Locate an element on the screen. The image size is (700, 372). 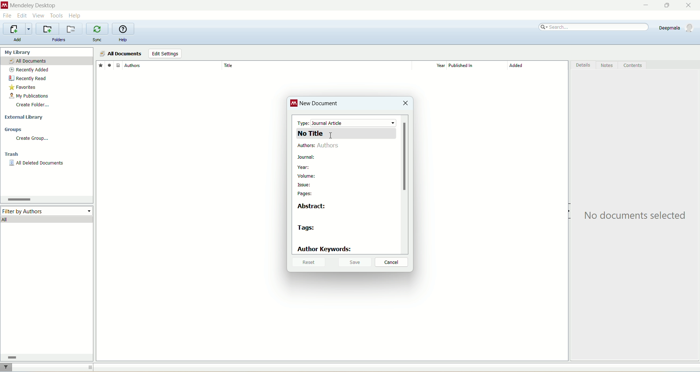
volume is located at coordinates (309, 176).